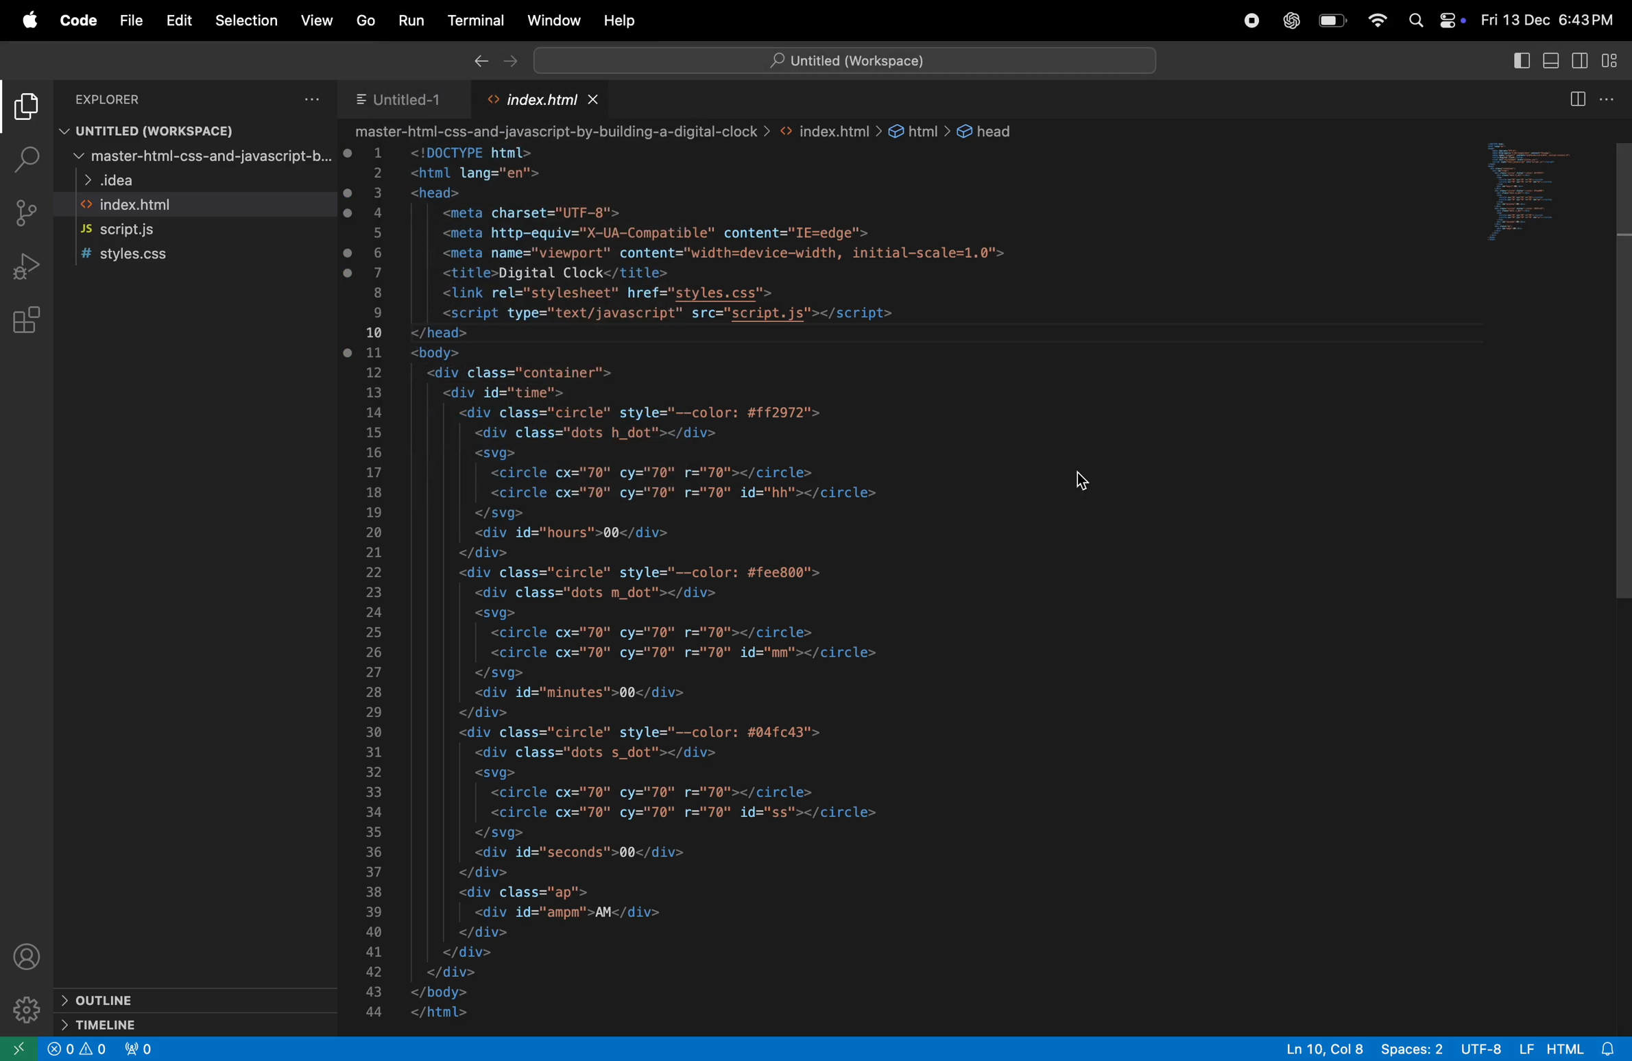  I want to click on date and time, so click(1548, 19).